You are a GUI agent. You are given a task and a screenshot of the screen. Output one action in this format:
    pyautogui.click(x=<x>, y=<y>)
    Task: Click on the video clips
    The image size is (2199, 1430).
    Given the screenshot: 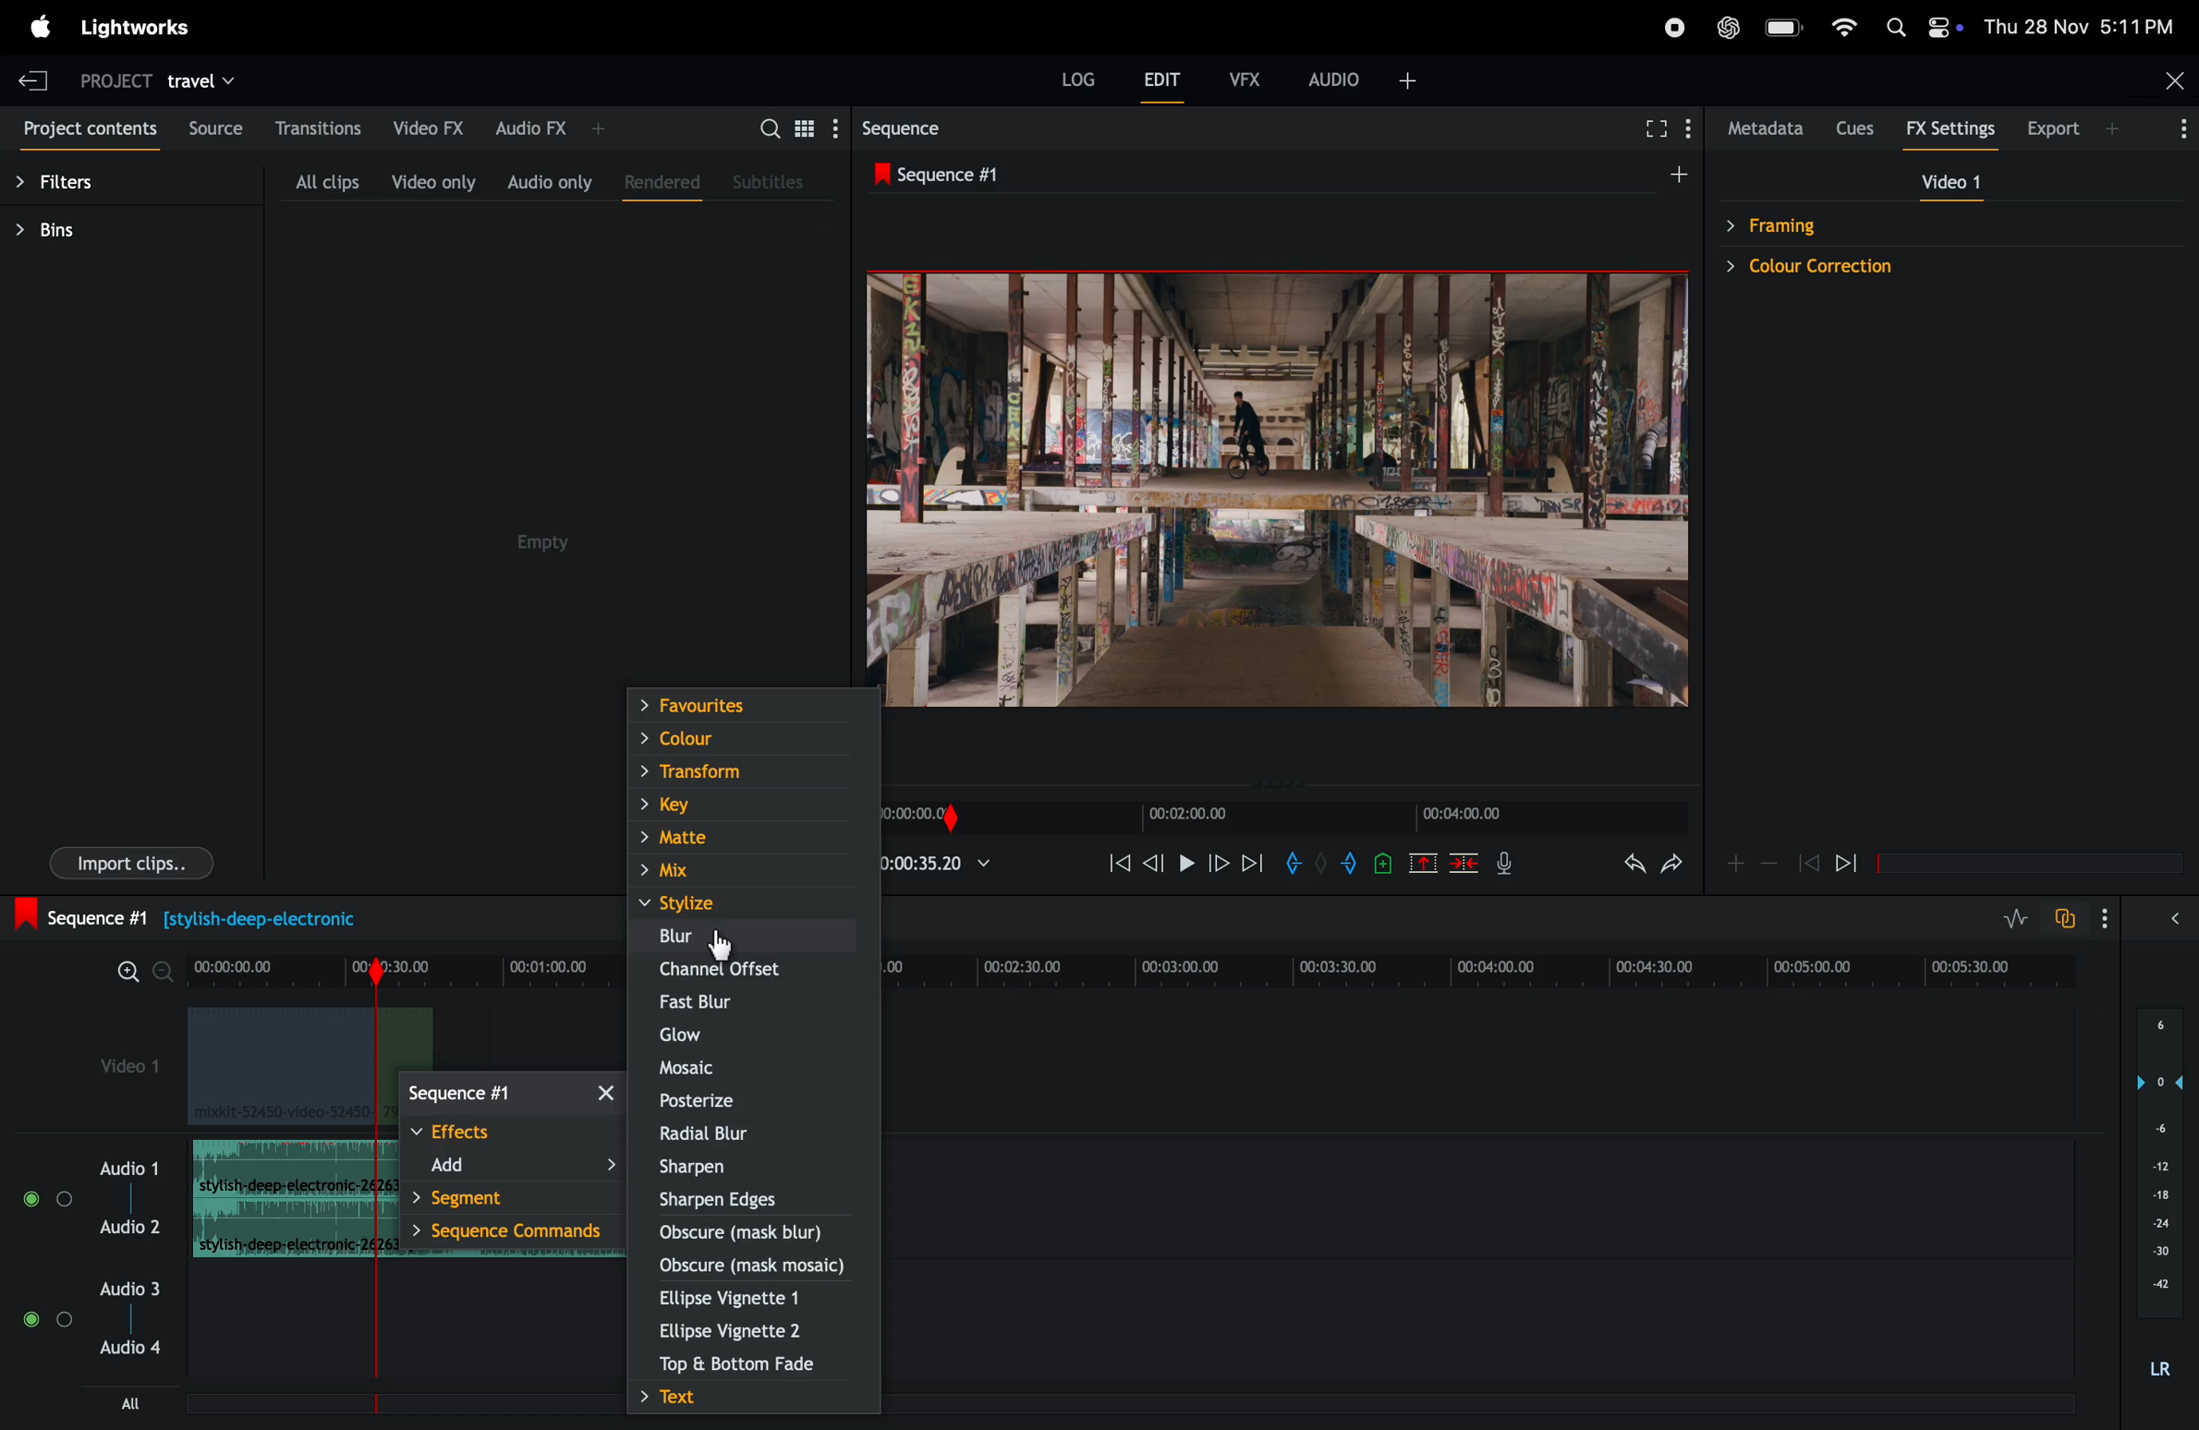 What is the action you would take?
    pyautogui.click(x=284, y=1067)
    